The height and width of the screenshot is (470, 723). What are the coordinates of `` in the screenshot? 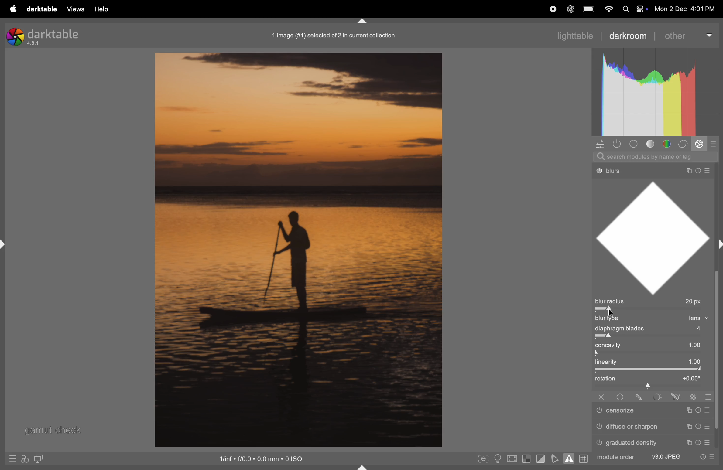 It's located at (694, 397).